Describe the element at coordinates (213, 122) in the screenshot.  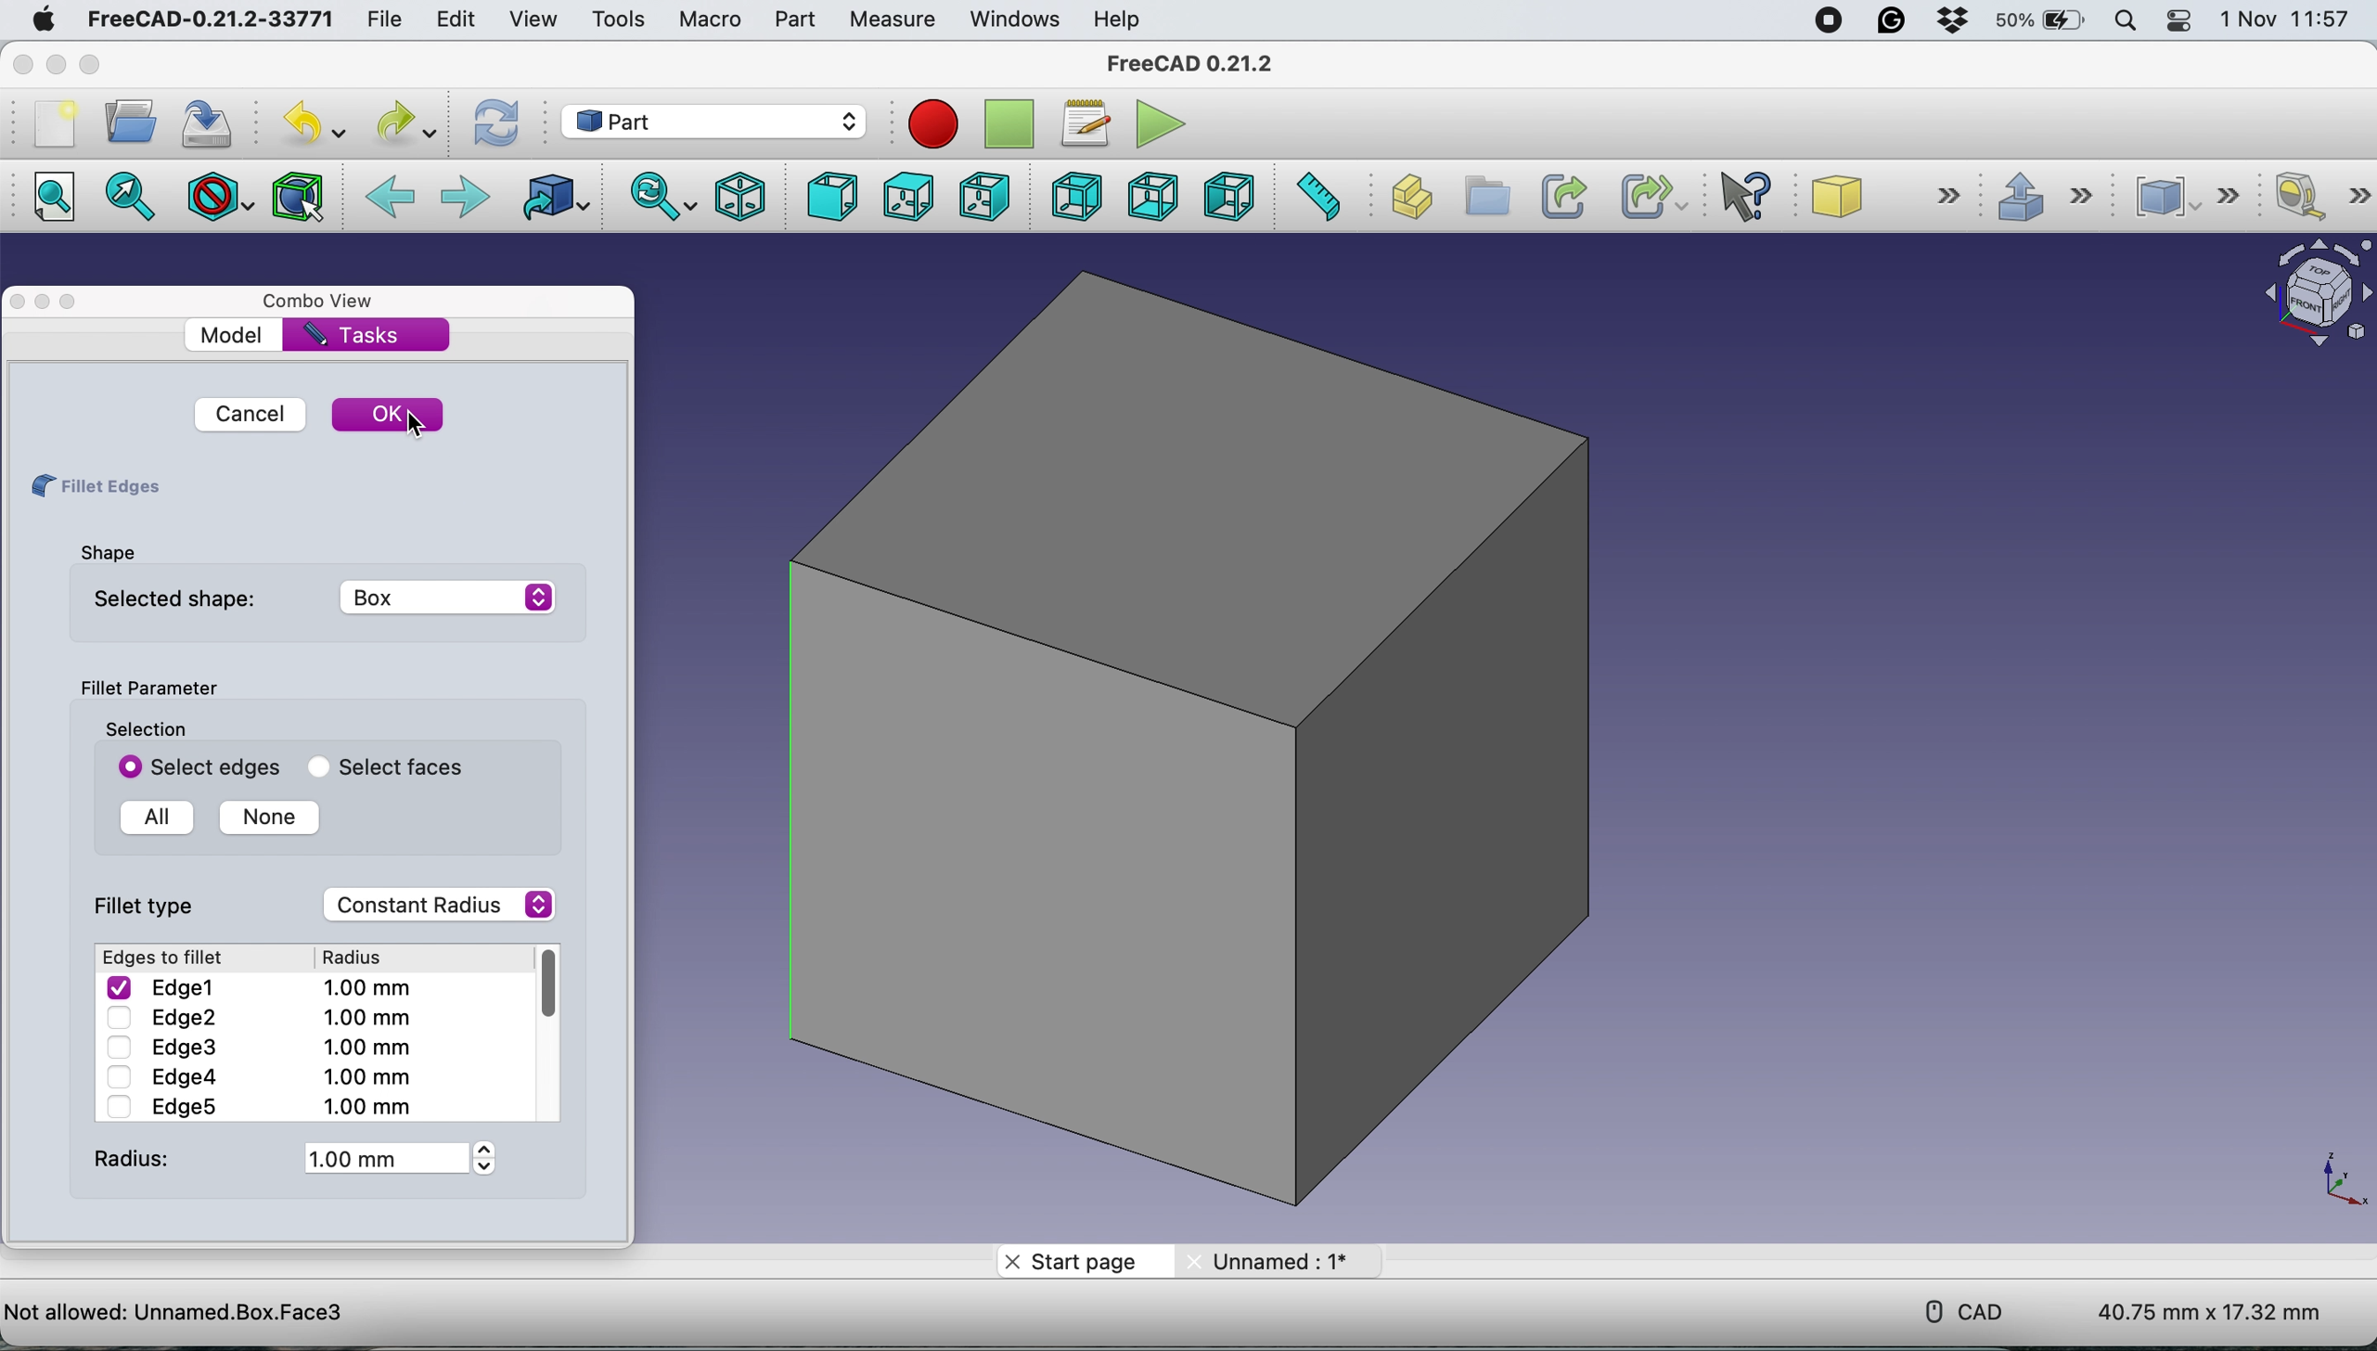
I see `save` at that location.